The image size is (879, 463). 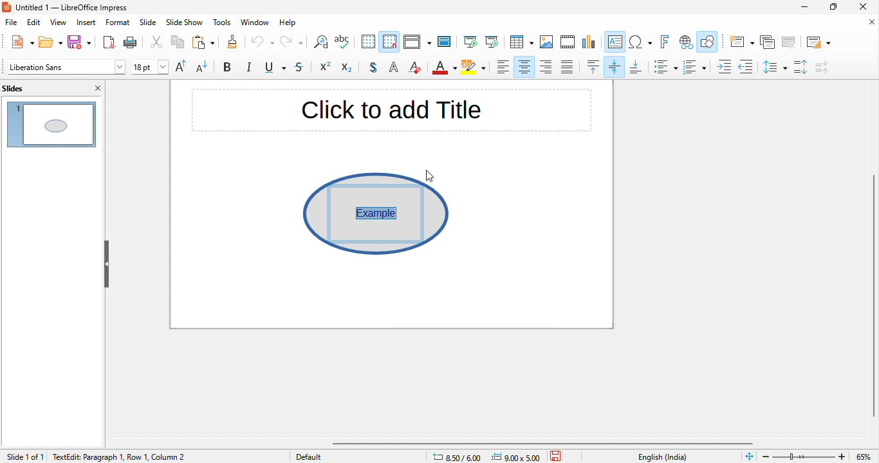 I want to click on strikethrough, so click(x=302, y=68).